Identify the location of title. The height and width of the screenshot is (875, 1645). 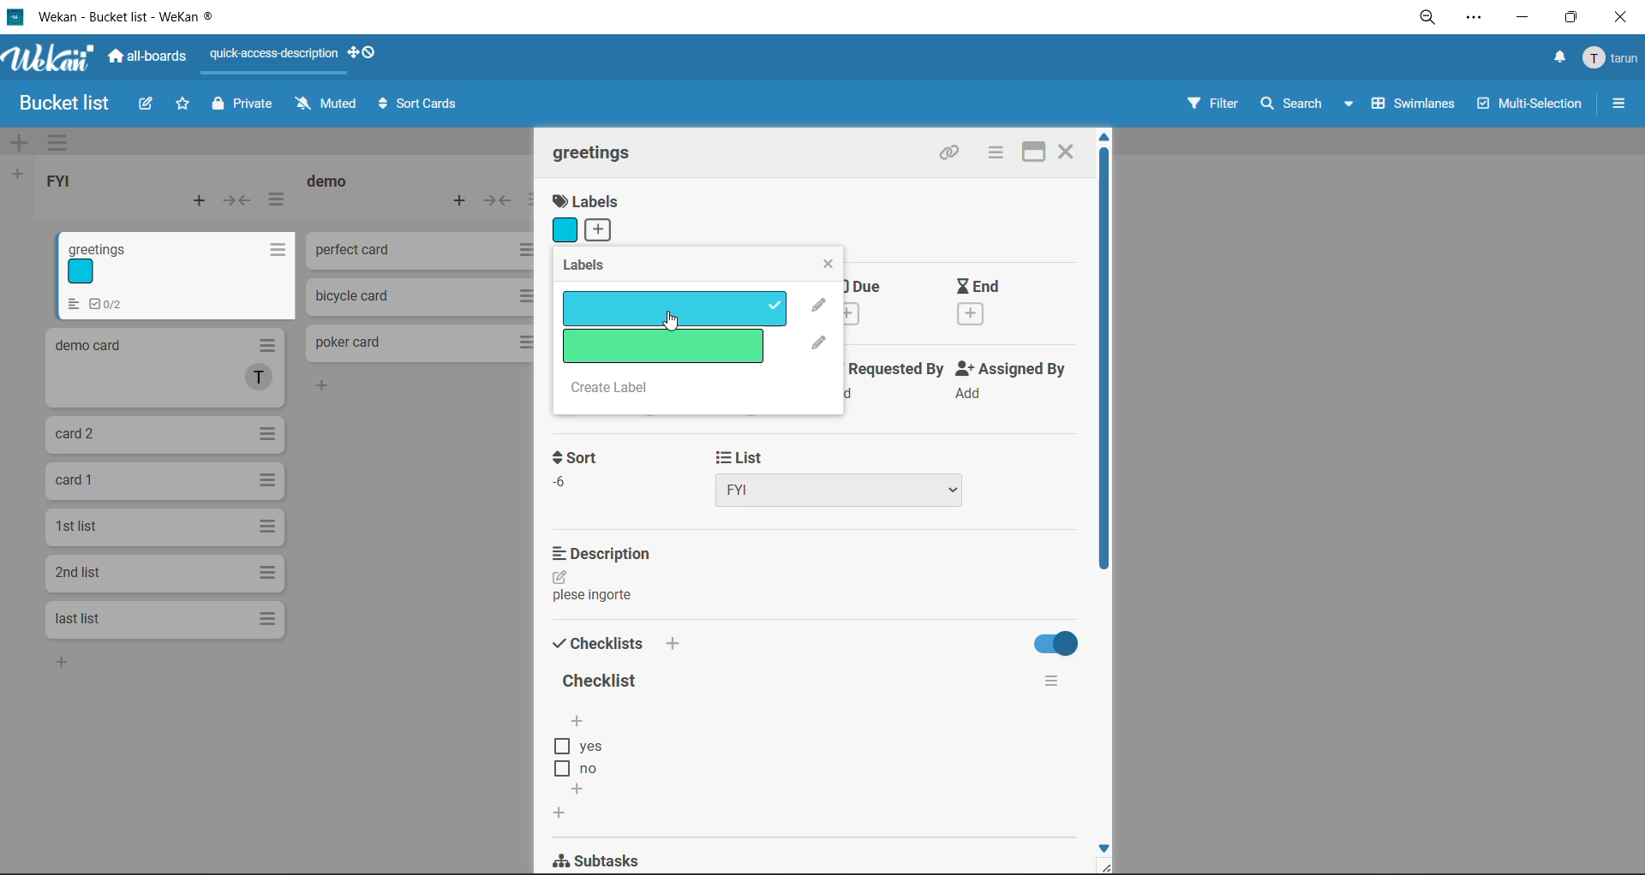
(601, 680).